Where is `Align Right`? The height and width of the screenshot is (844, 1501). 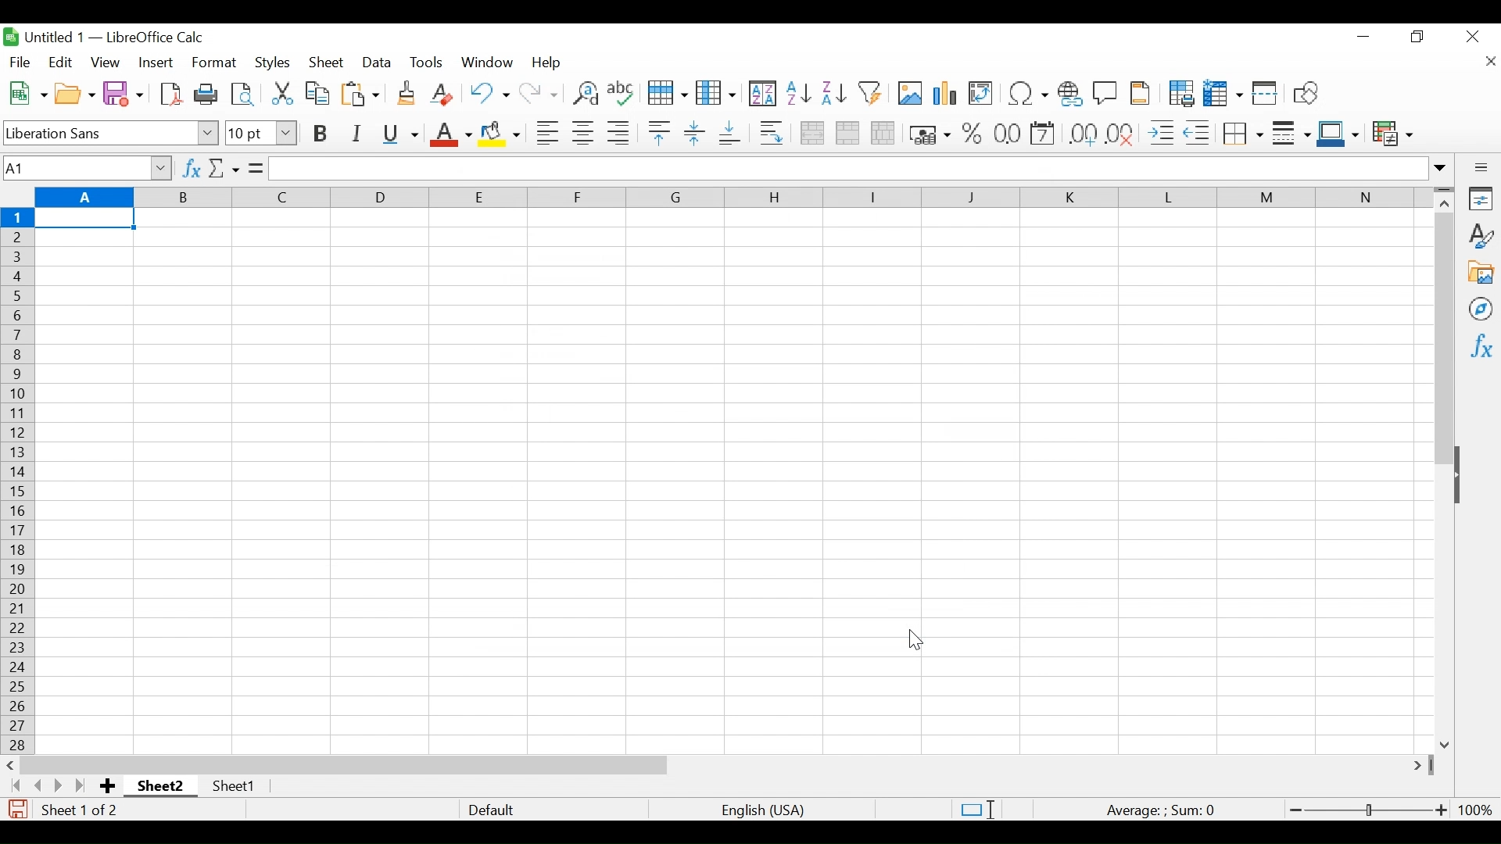 Align Right is located at coordinates (618, 133).